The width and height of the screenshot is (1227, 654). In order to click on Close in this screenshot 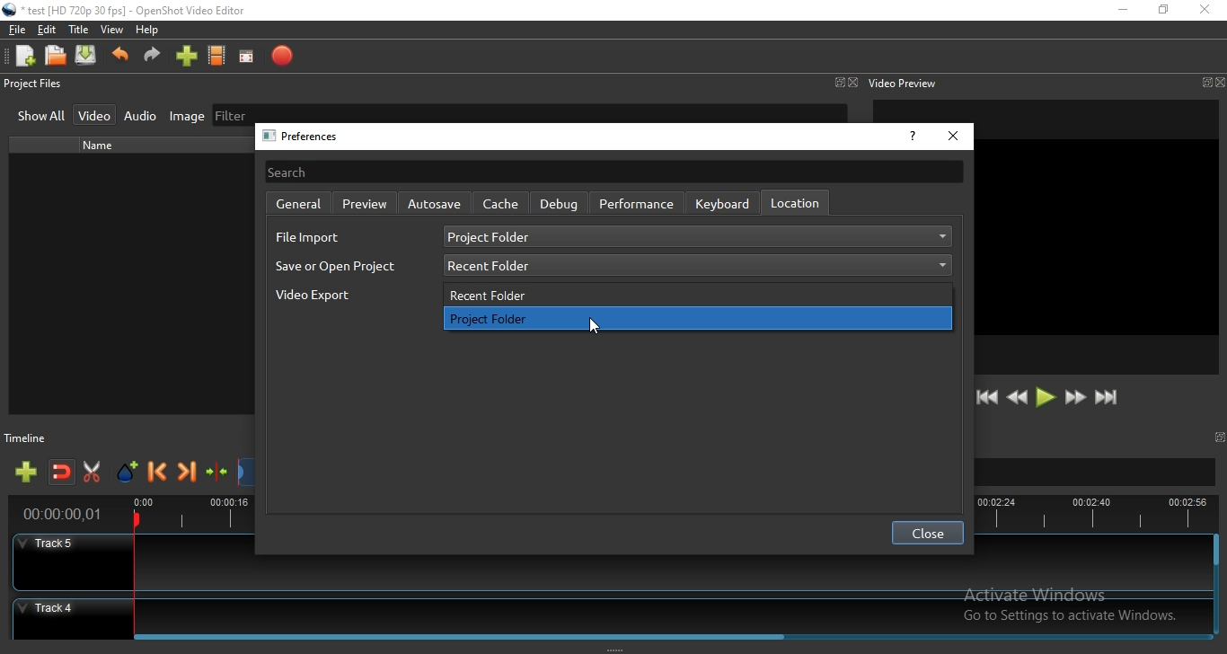, I will do `click(853, 83)`.